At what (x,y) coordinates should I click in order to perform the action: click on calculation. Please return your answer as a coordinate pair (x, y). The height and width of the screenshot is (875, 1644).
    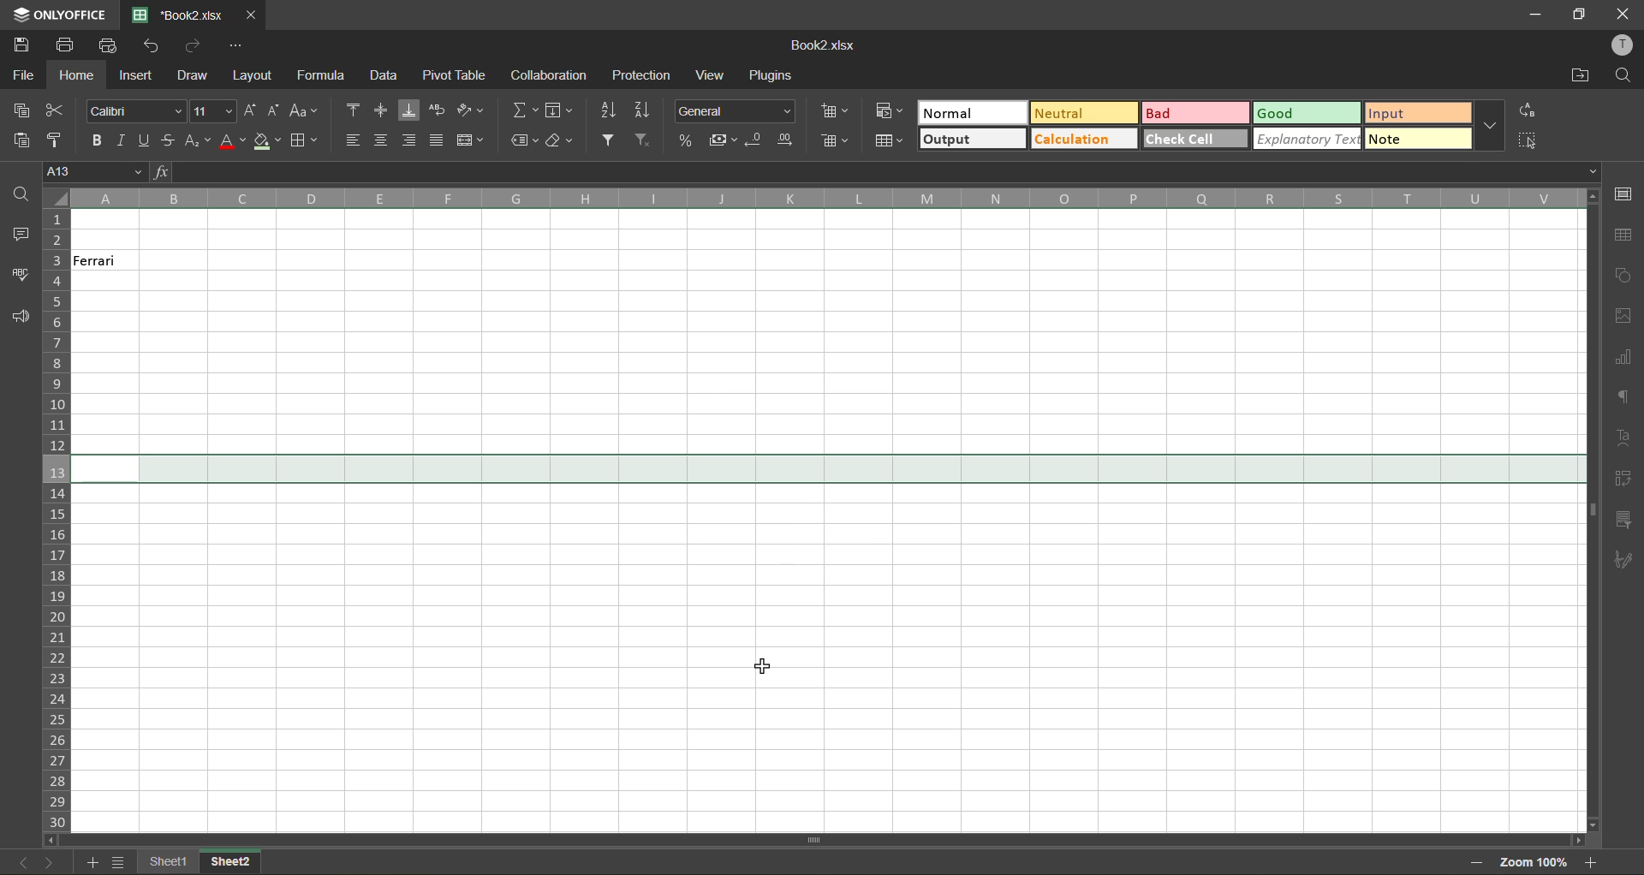
    Looking at the image, I should click on (1084, 139).